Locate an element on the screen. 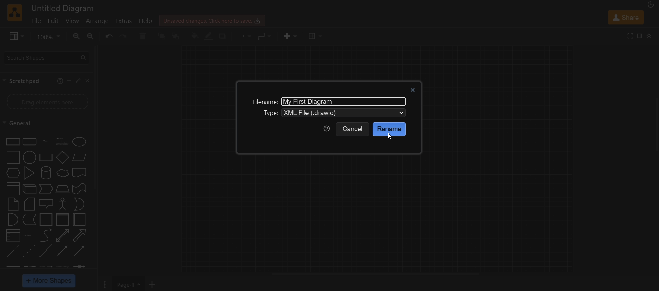 The height and width of the screenshot is (291, 659). edit is located at coordinates (78, 80).